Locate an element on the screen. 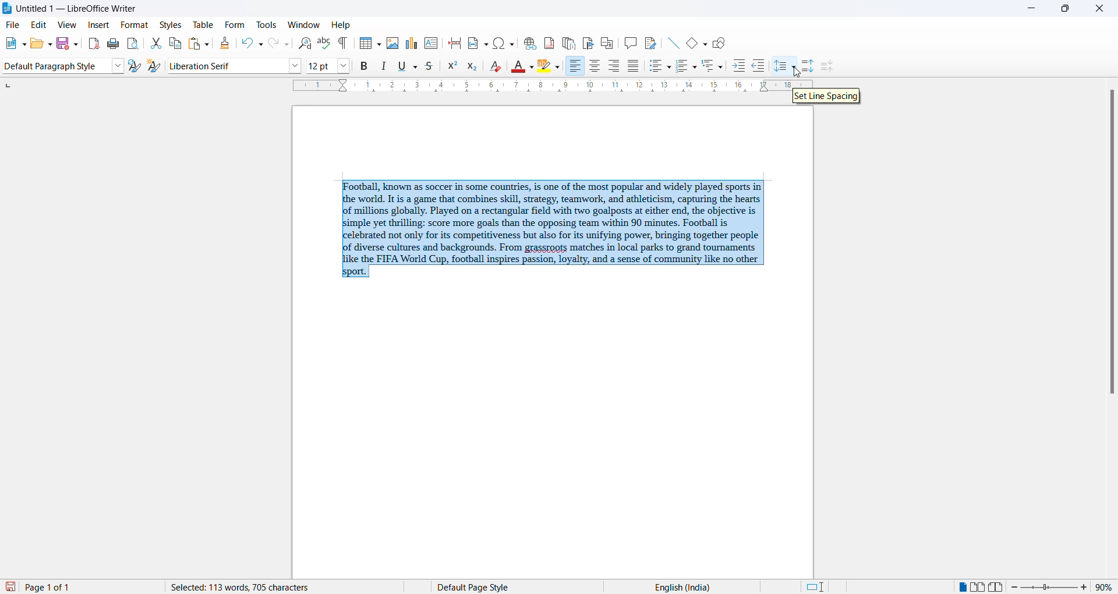 This screenshot has height=594, width=1118. superscript is located at coordinates (453, 66).